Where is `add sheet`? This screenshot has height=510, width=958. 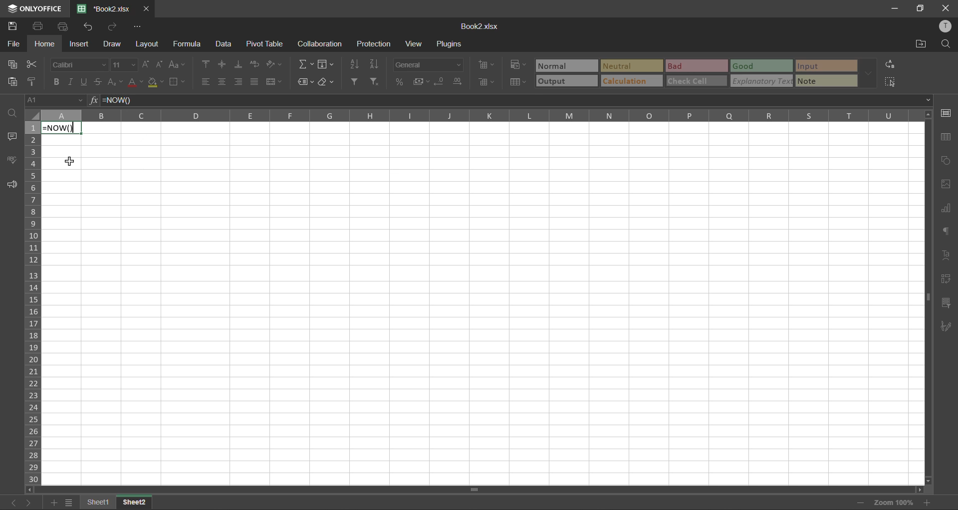
add sheet is located at coordinates (53, 504).